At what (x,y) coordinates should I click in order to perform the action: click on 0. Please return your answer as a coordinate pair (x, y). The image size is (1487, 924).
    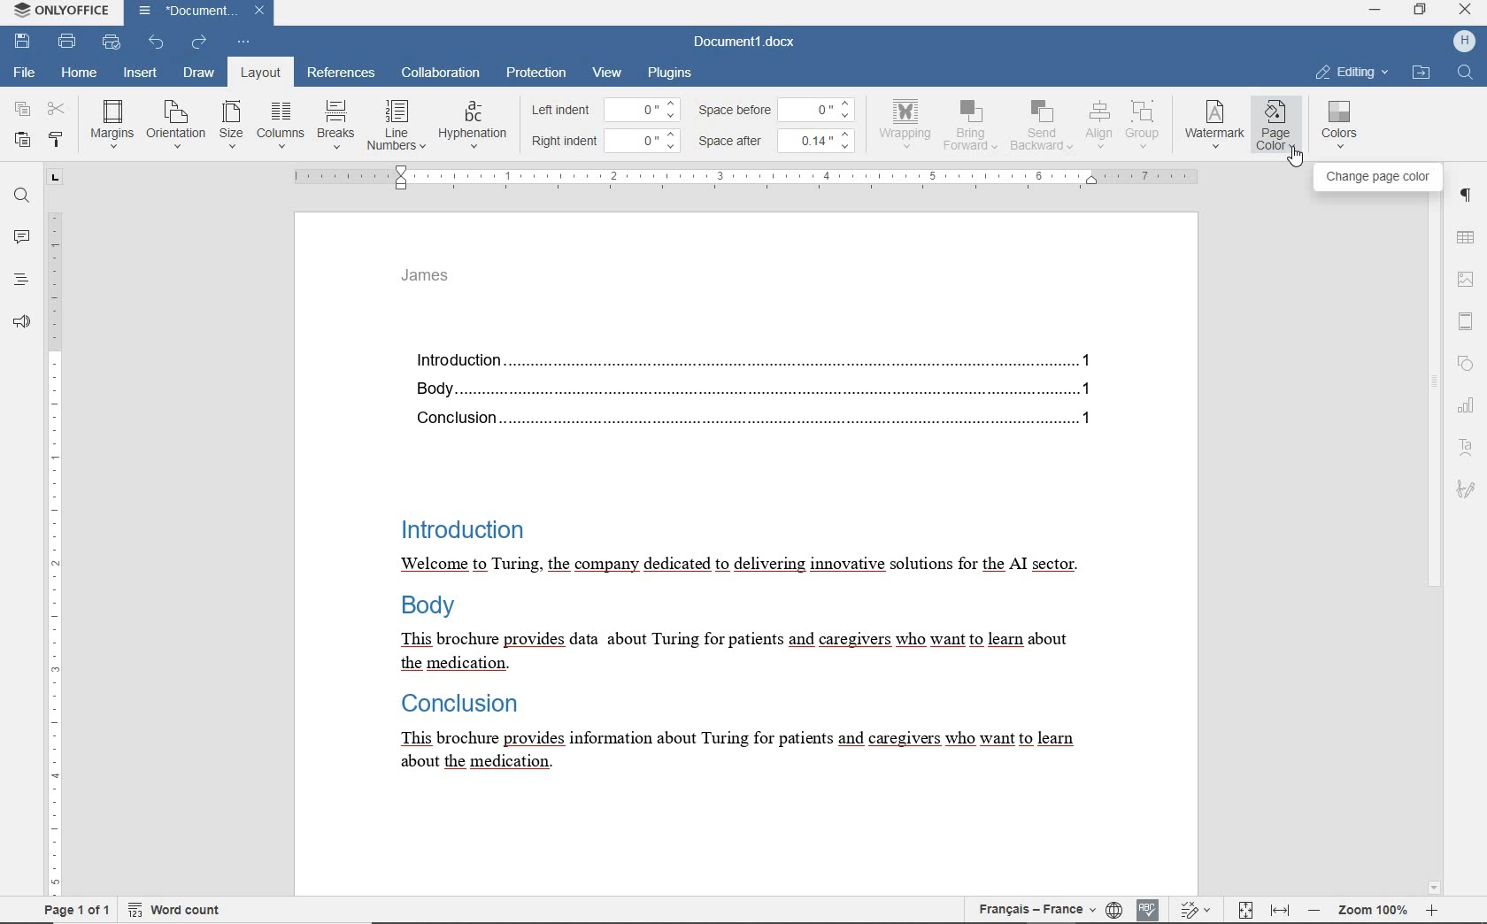
    Looking at the image, I should click on (648, 142).